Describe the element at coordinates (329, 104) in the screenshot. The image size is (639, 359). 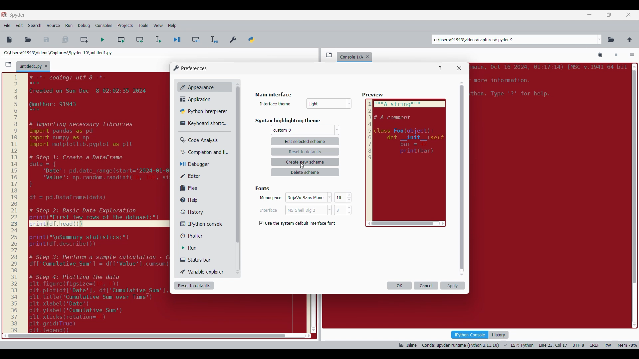
I see `Interface theme options` at that location.